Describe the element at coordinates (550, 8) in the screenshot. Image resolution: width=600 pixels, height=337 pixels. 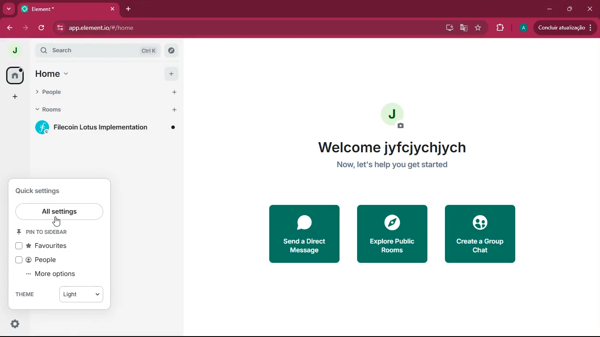
I see `minimize` at that location.